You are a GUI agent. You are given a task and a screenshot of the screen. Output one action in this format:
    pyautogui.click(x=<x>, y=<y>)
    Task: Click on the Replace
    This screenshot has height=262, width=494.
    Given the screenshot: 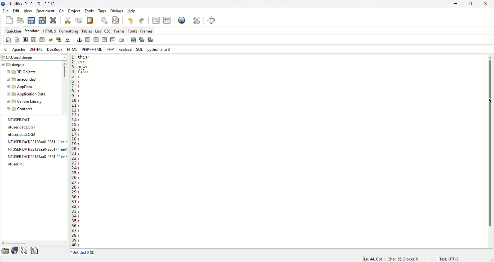 What is the action you would take?
    pyautogui.click(x=126, y=50)
    